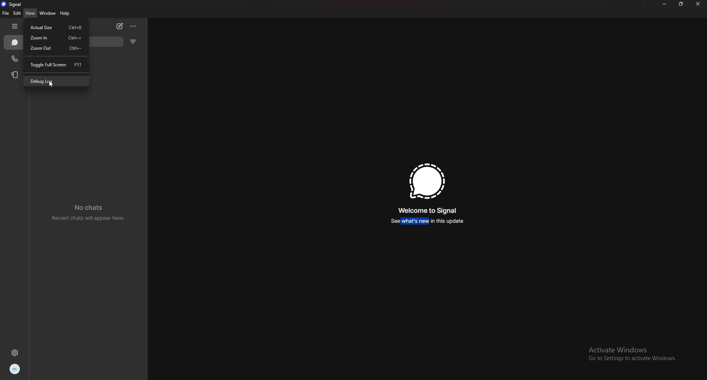 The width and height of the screenshot is (707, 380). Describe the element at coordinates (65, 14) in the screenshot. I see `help` at that location.